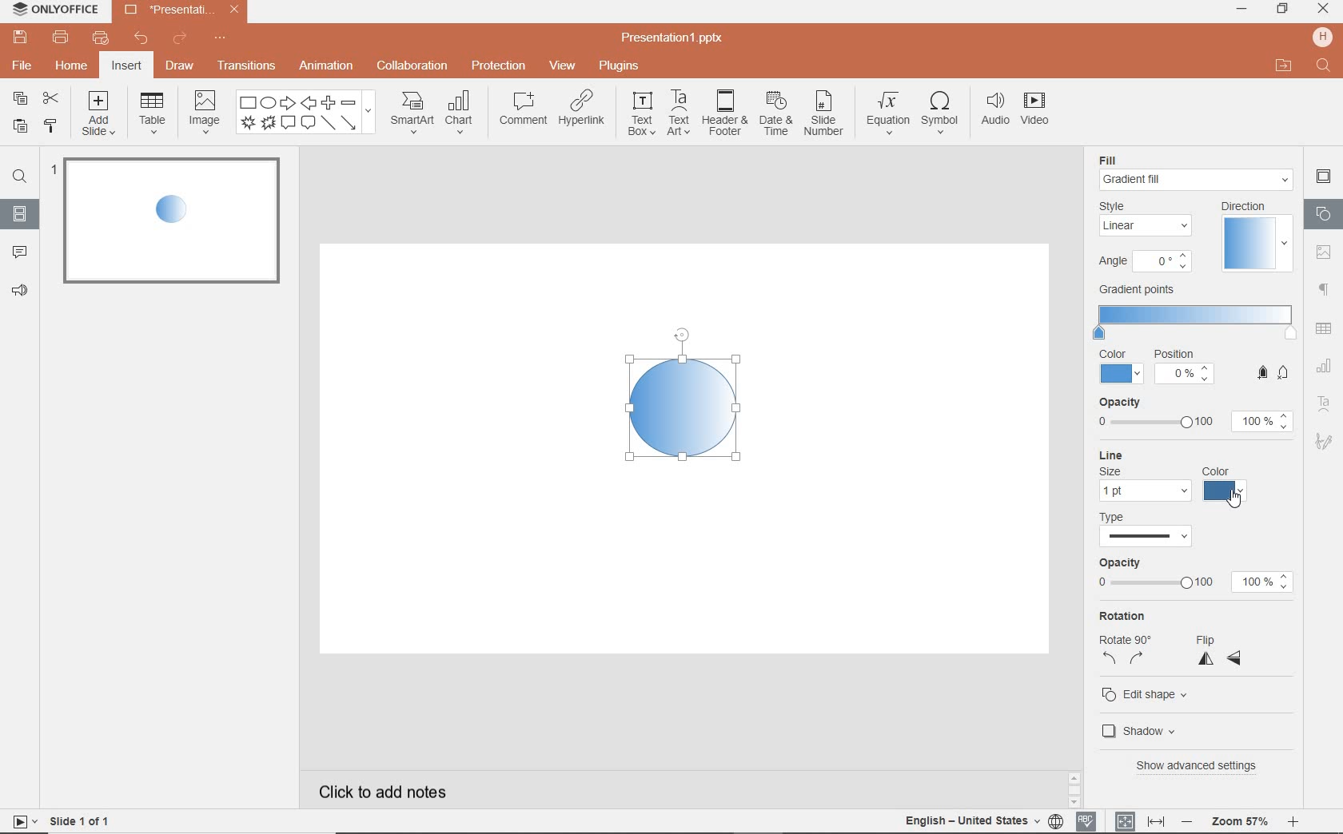  I want to click on angle, so click(1143, 264).